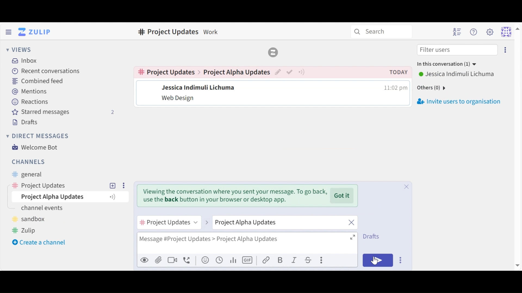 The height and width of the screenshot is (293, 522). Describe the element at coordinates (152, 32) in the screenshot. I see `Inbox` at that location.